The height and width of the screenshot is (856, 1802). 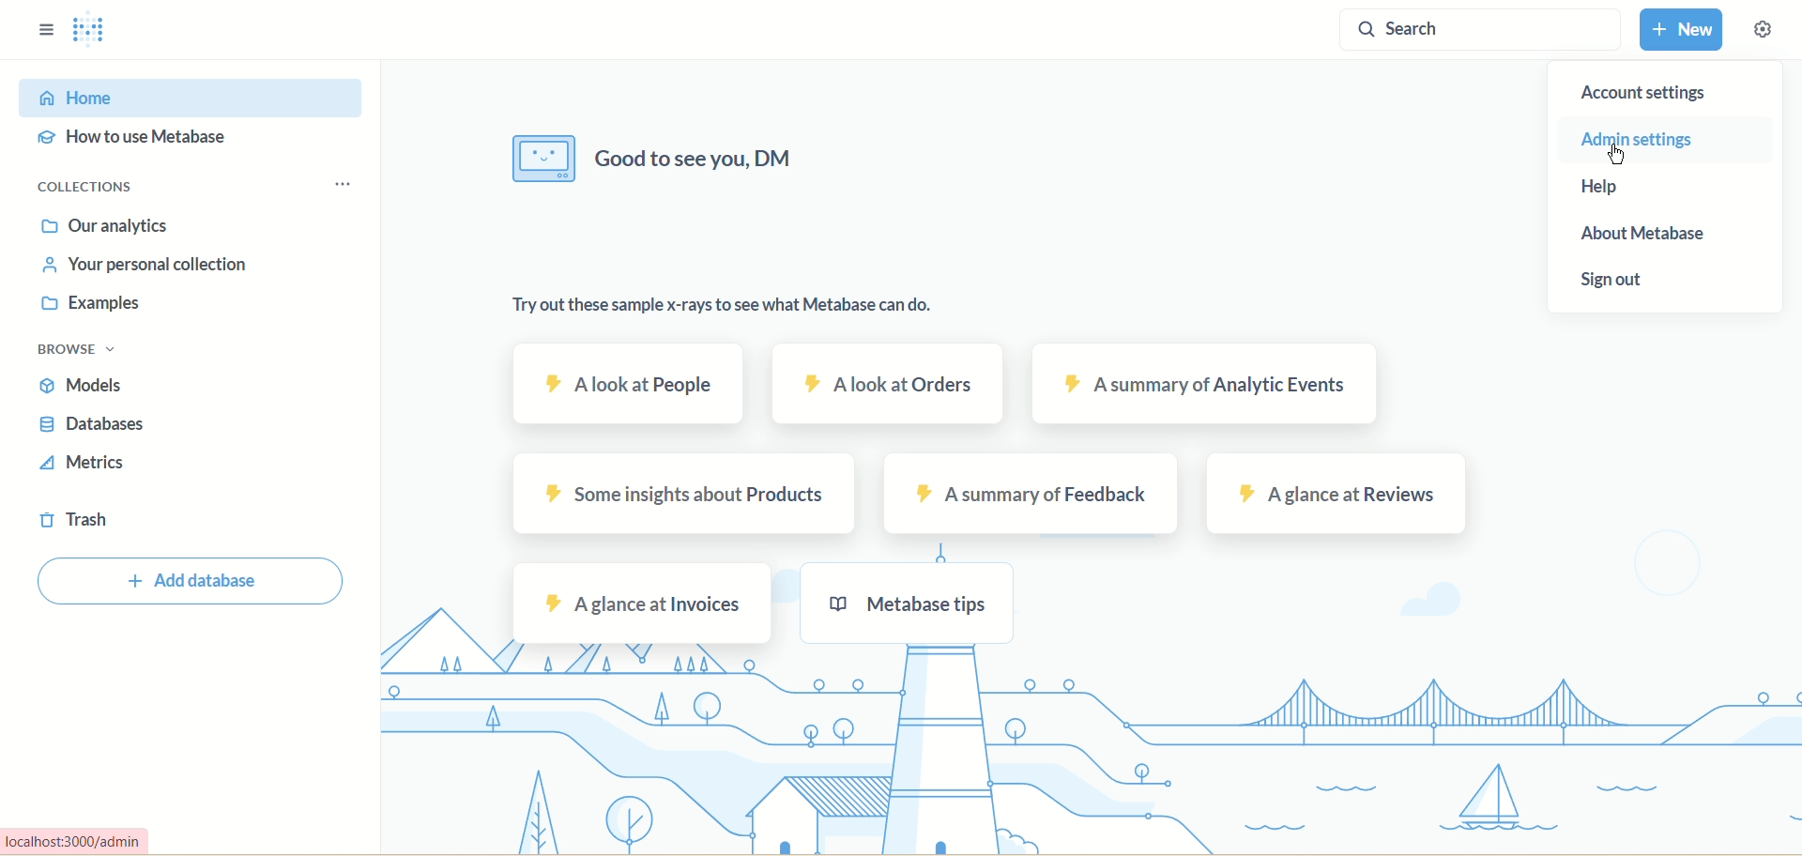 I want to click on analytics, so click(x=111, y=229).